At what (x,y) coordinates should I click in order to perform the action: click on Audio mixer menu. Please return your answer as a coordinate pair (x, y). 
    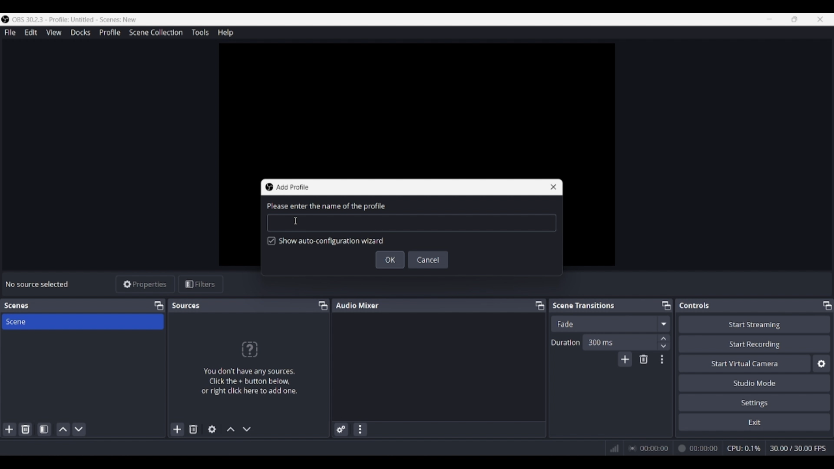
    Looking at the image, I should click on (360, 429).